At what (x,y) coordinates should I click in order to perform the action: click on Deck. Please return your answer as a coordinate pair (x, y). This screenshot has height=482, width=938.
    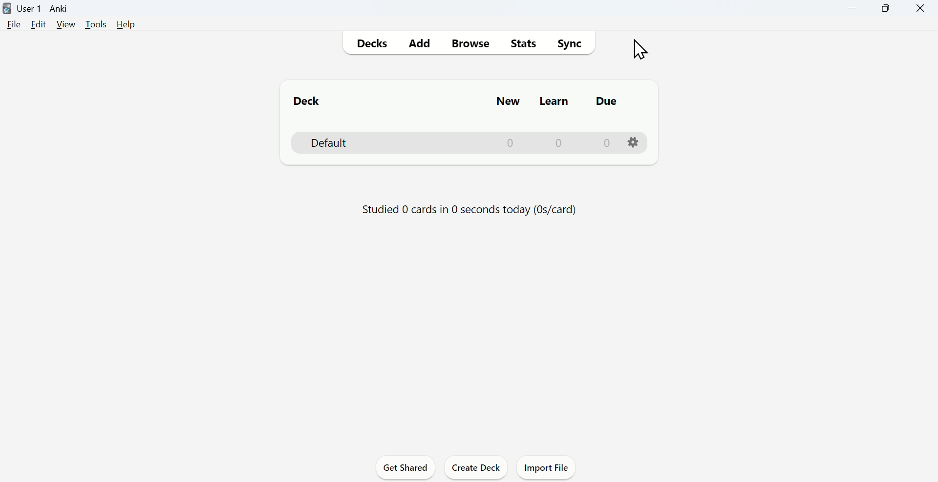
    Looking at the image, I should click on (464, 142).